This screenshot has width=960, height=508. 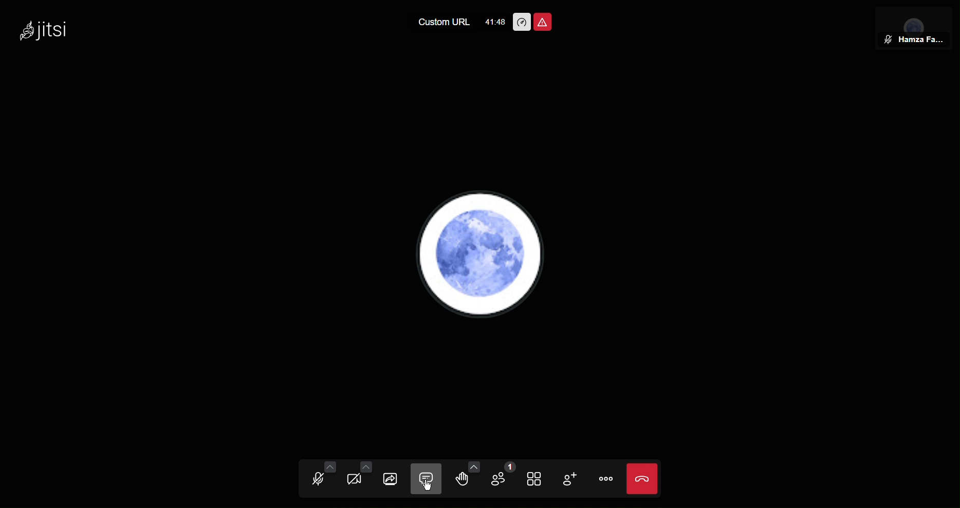 I want to click on End Call, so click(x=643, y=480).